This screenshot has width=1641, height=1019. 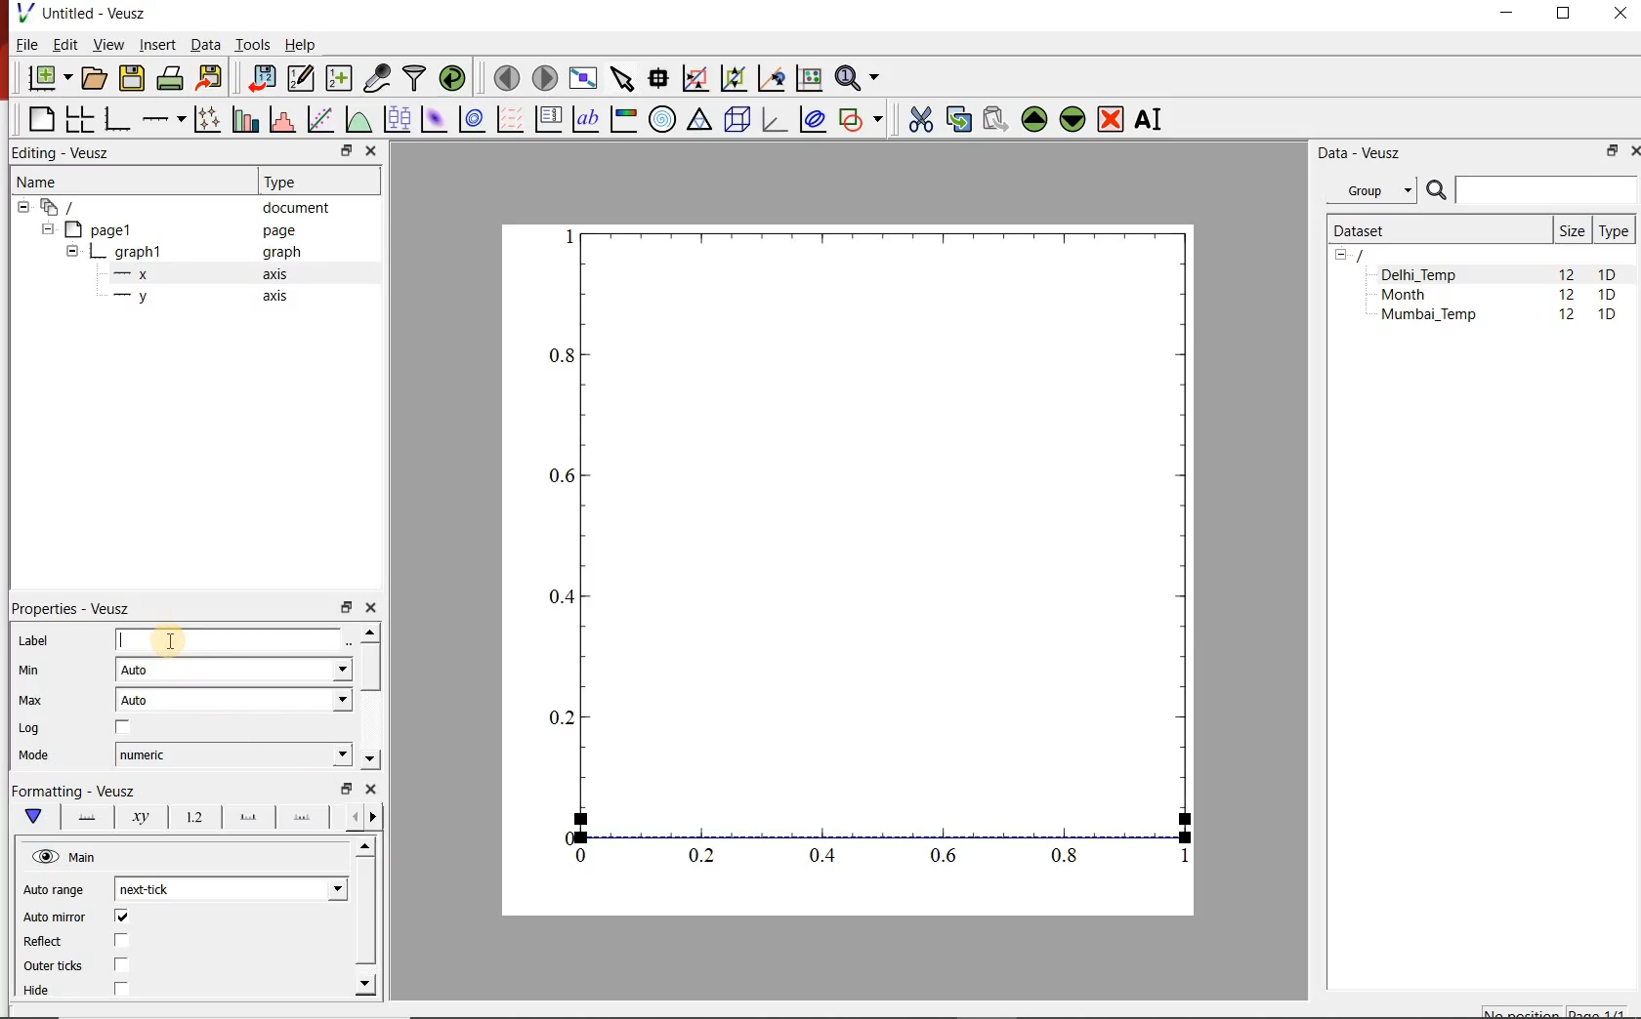 What do you see at coordinates (547, 120) in the screenshot?
I see `plot key` at bounding box center [547, 120].